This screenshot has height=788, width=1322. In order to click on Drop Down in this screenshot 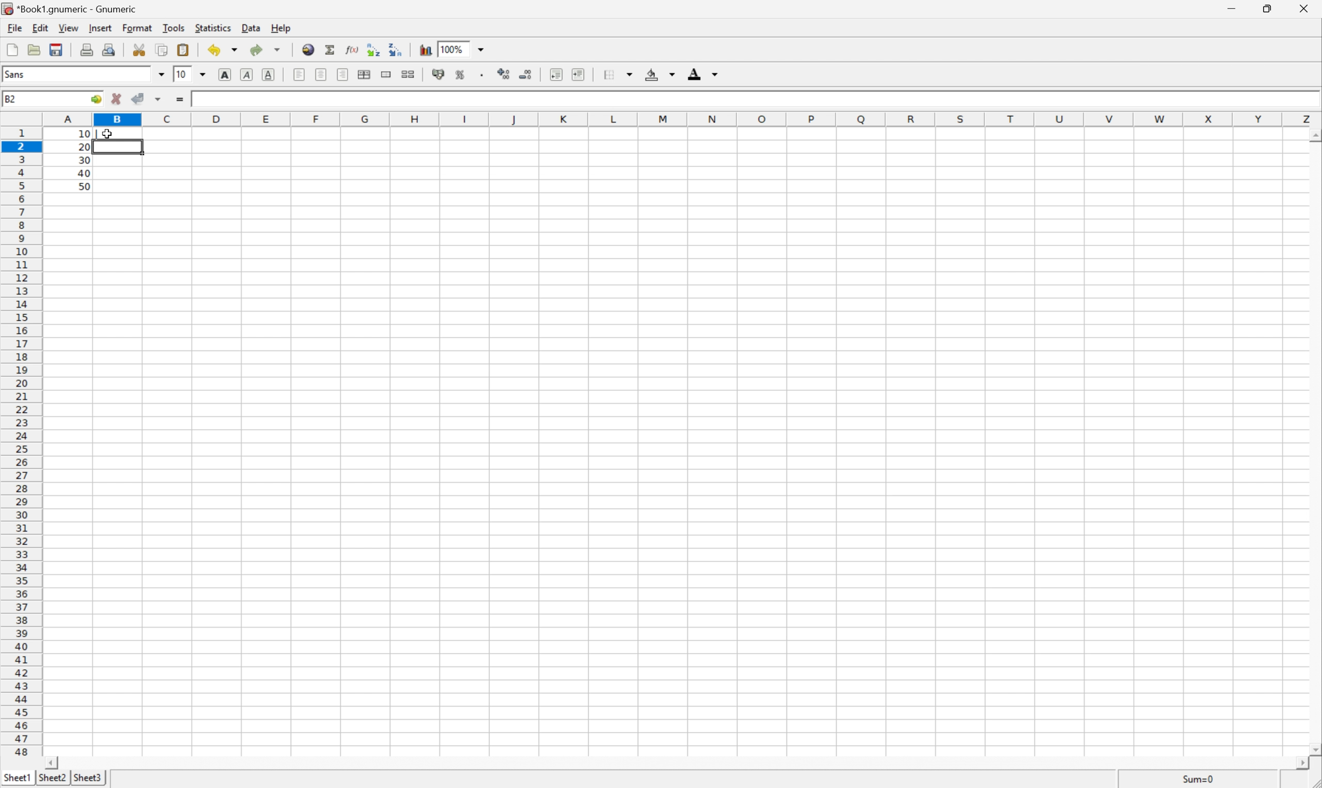, I will do `click(202, 75)`.